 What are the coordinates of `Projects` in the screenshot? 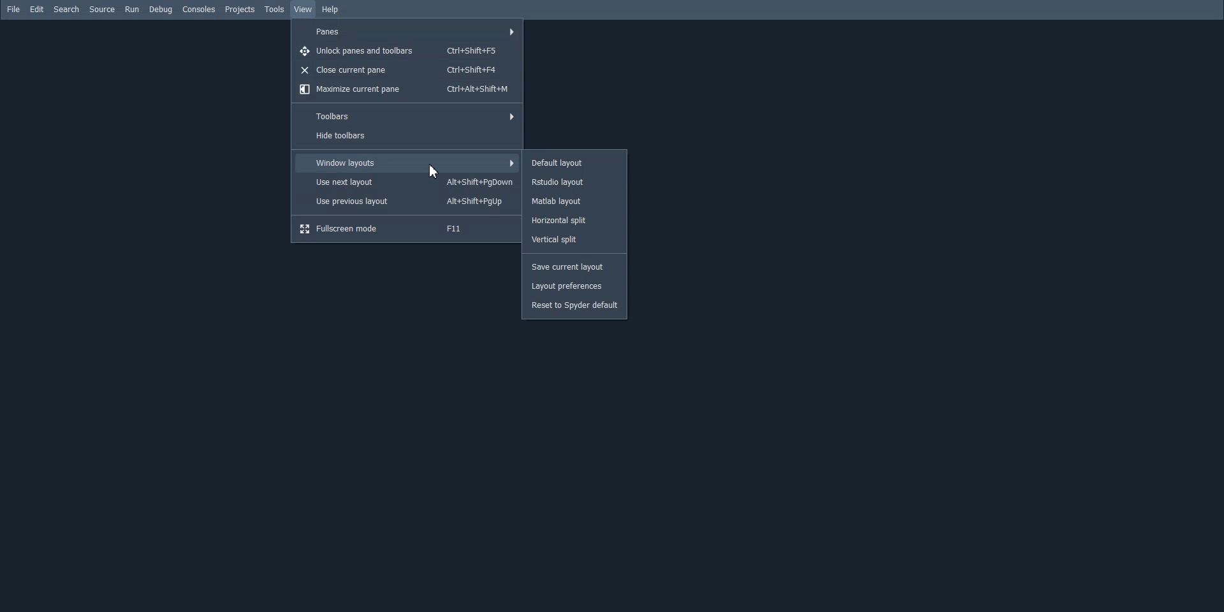 It's located at (240, 10).